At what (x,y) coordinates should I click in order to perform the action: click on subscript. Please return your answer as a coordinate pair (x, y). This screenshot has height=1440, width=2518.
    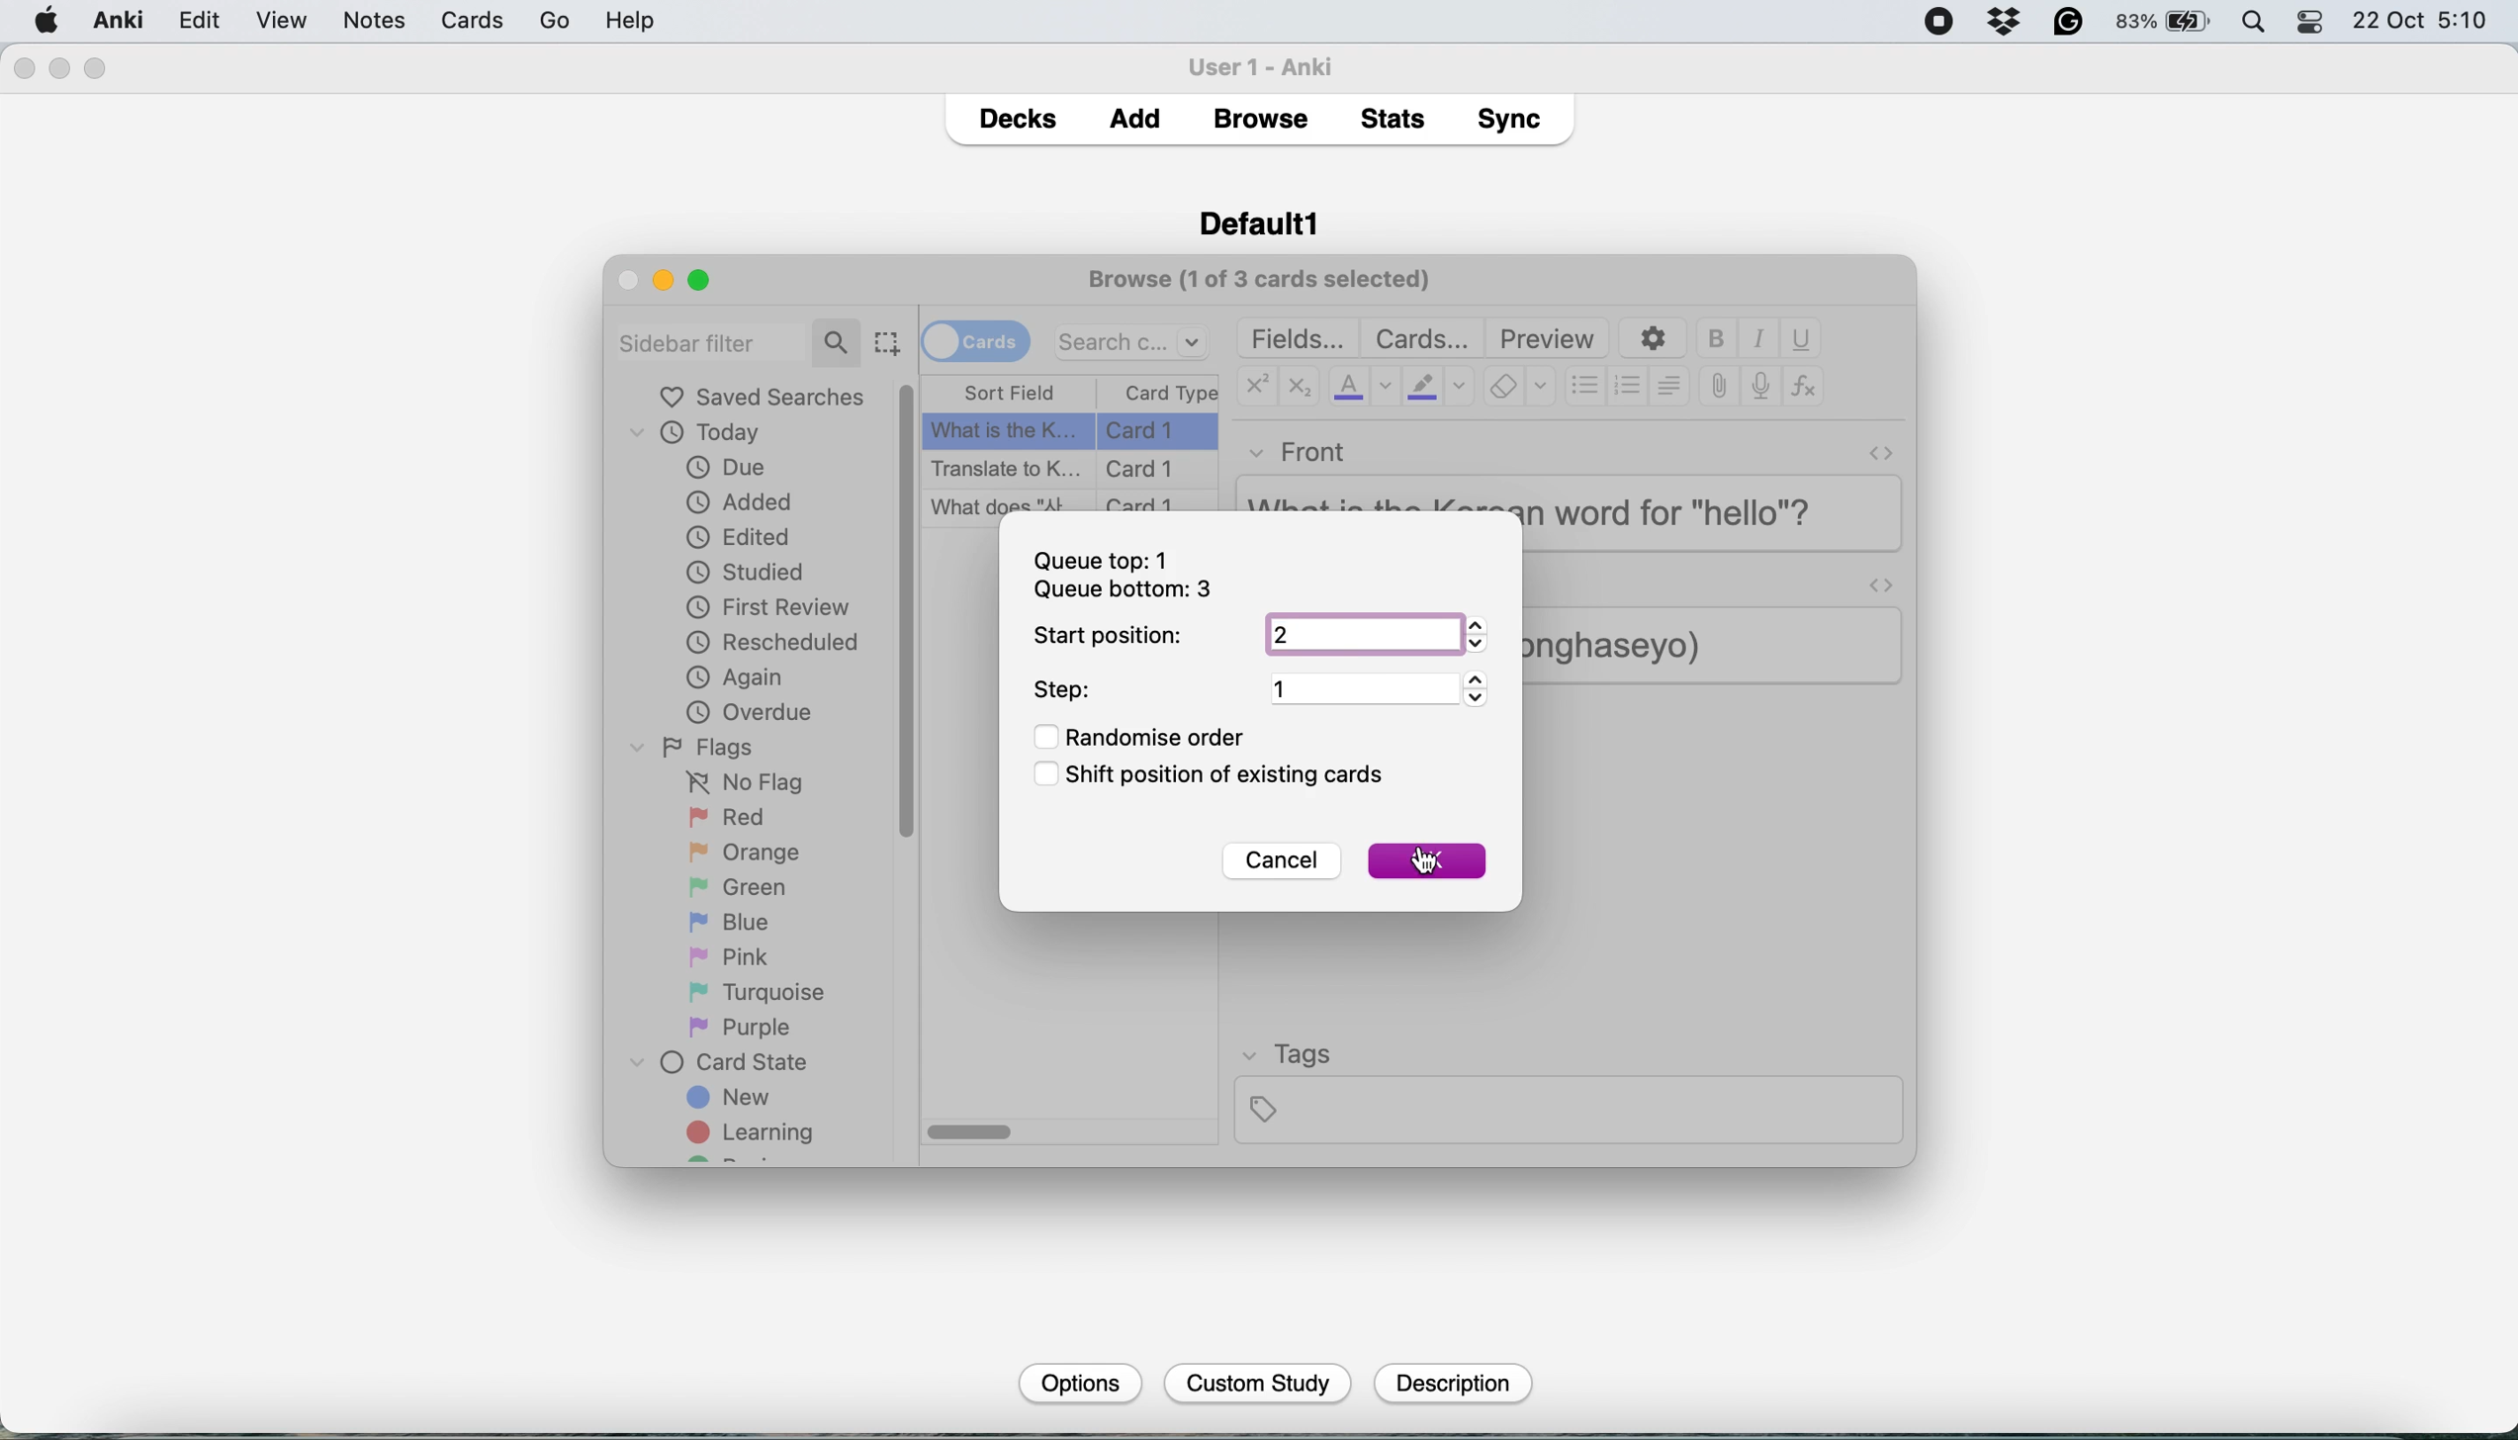
    Looking at the image, I should click on (1296, 389).